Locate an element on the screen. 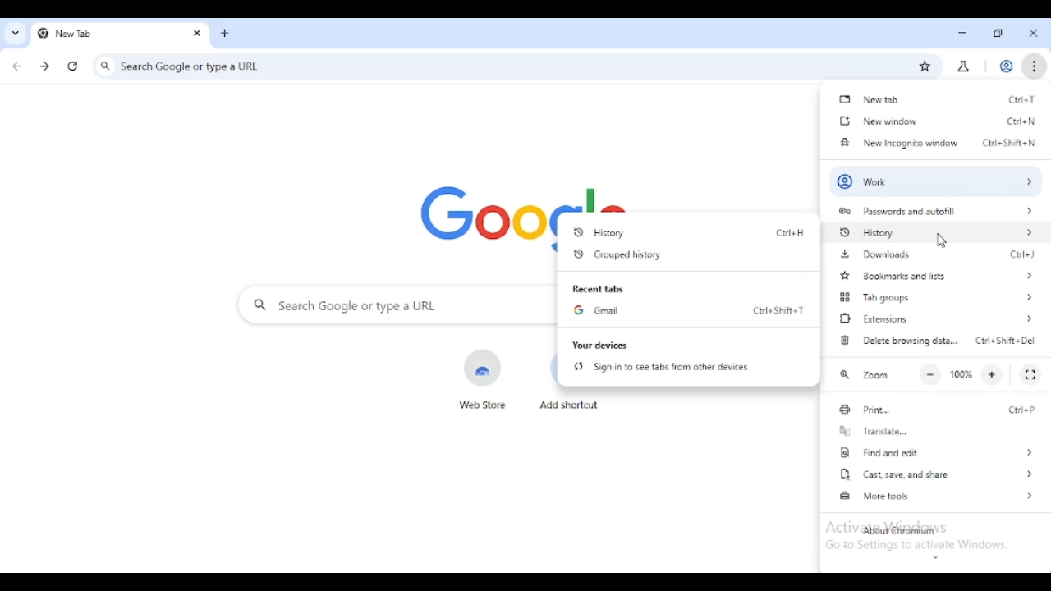 The image size is (1051, 591). search google or type a URL is located at coordinates (394, 305).